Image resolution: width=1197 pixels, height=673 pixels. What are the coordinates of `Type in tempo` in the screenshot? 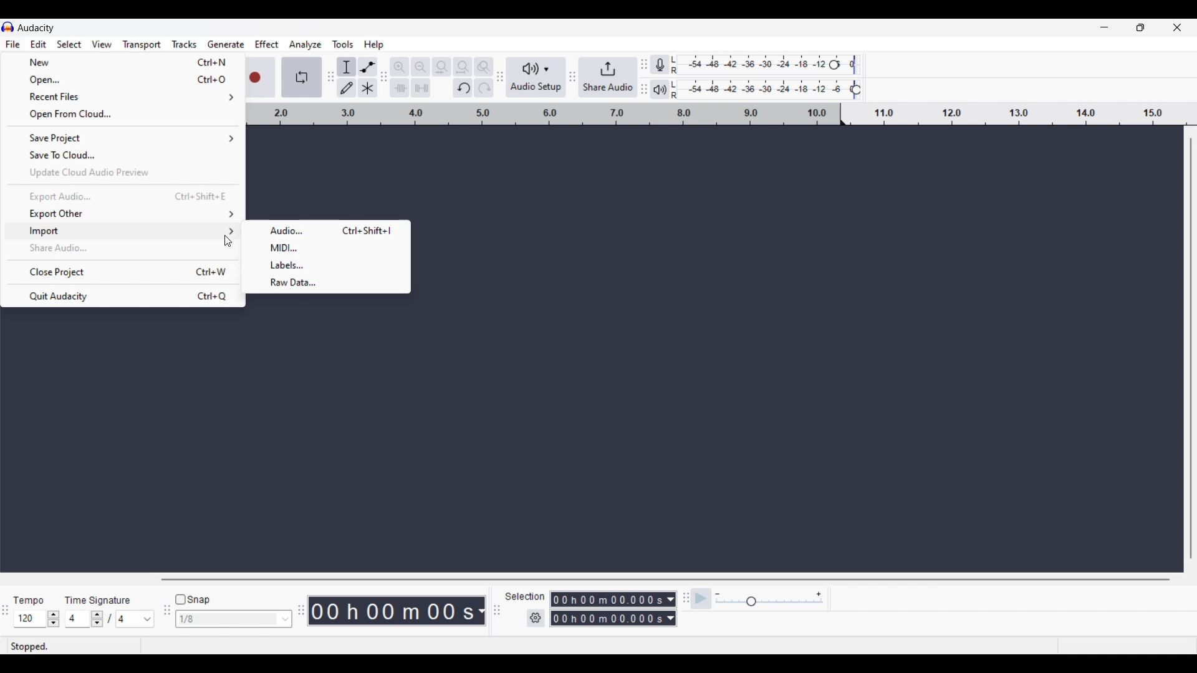 It's located at (31, 619).